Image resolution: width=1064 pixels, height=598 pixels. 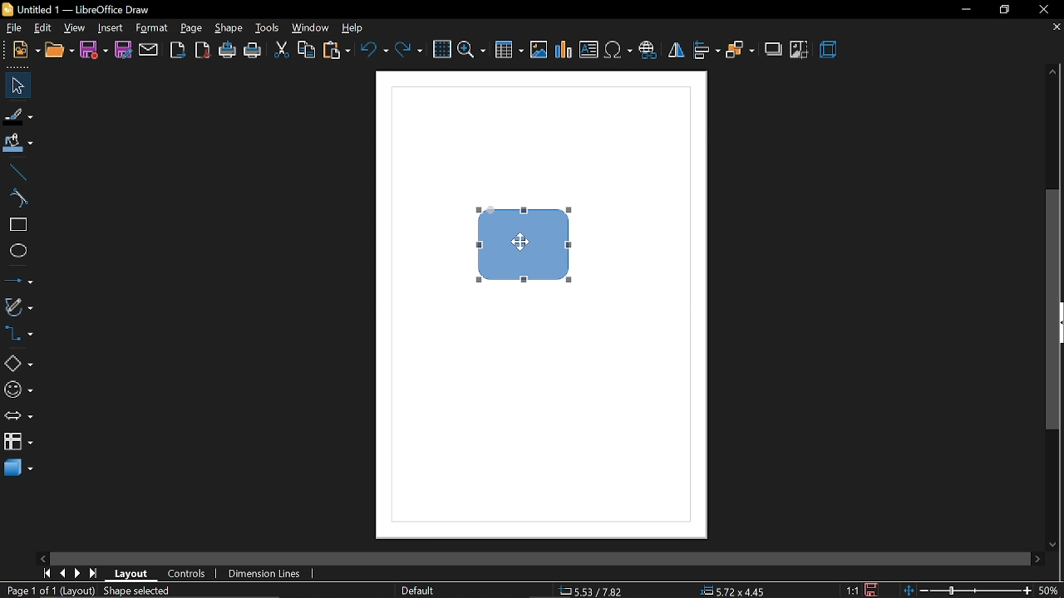 I want to click on paste, so click(x=336, y=51).